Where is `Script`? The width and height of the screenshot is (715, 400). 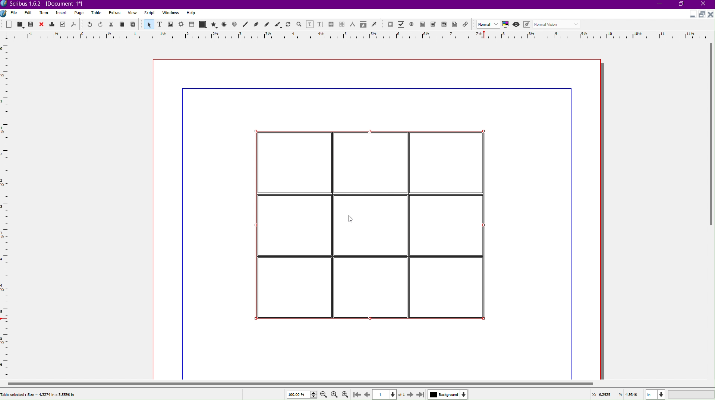
Script is located at coordinates (149, 13).